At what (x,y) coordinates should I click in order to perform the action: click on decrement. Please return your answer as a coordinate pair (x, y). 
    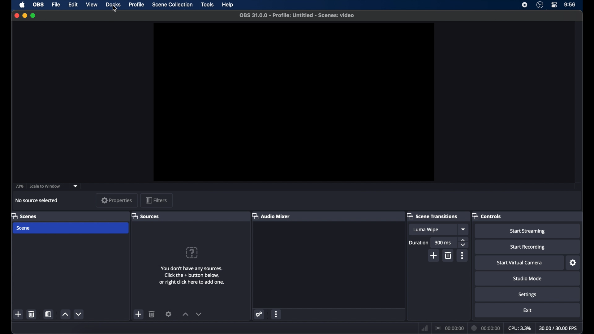
    Looking at the image, I should click on (79, 314).